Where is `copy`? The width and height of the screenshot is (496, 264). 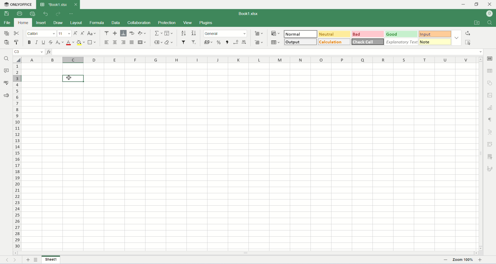 copy is located at coordinates (5, 33).